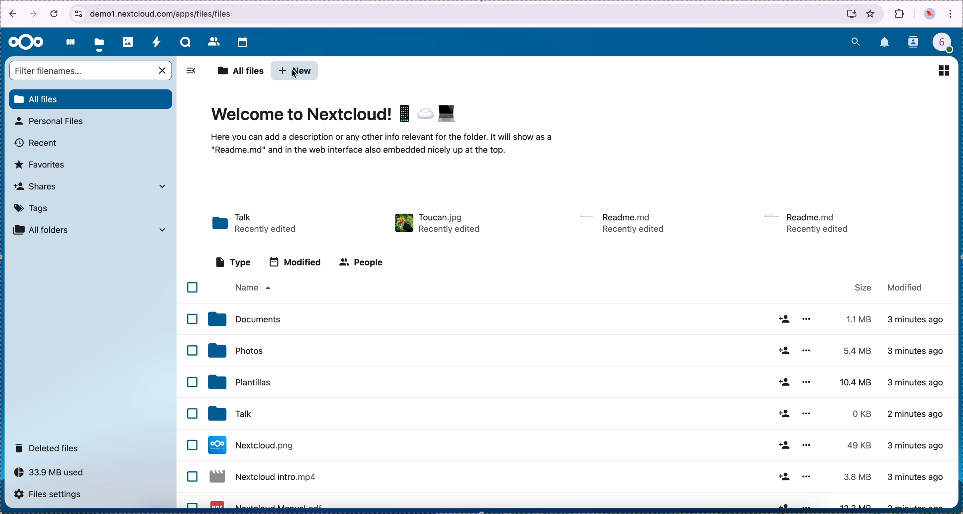 The image size is (963, 514). I want to click on share, so click(782, 504).